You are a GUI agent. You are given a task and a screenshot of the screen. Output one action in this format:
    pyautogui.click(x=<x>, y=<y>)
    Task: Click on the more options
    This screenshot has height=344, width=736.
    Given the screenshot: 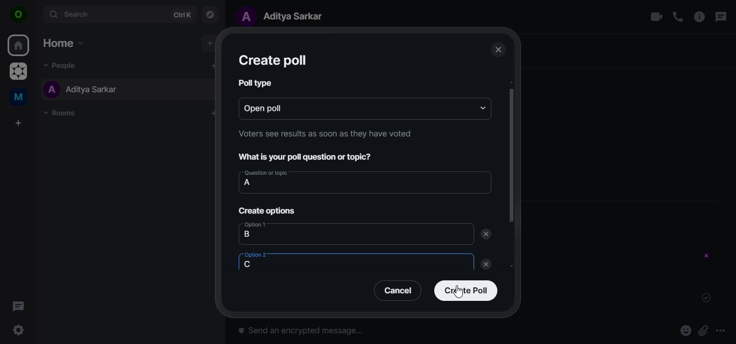 What is the action you would take?
    pyautogui.click(x=724, y=331)
    